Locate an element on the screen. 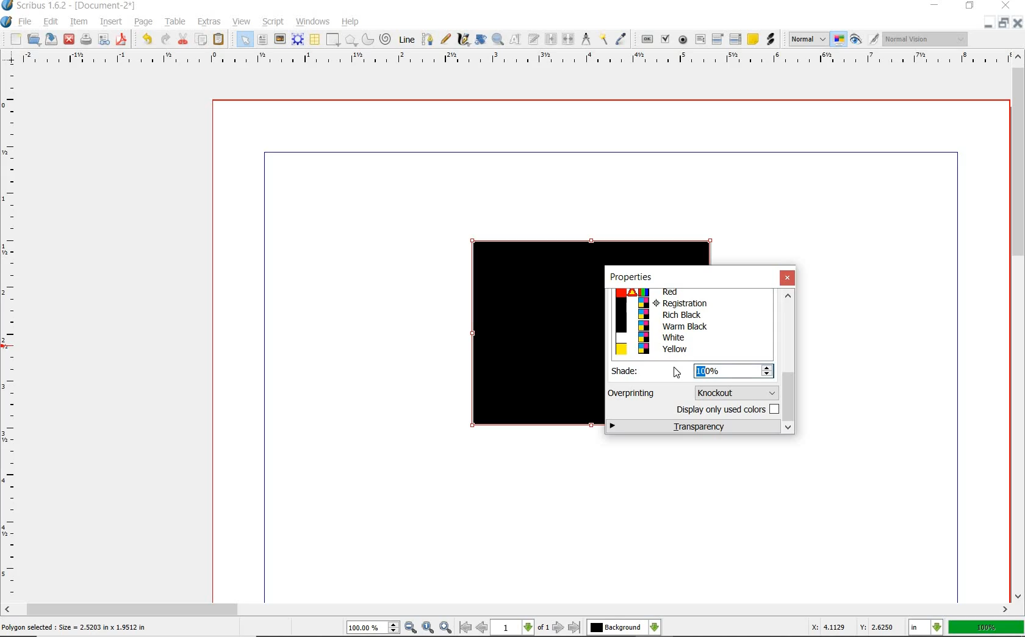 The image size is (1025, 637). table is located at coordinates (176, 23).